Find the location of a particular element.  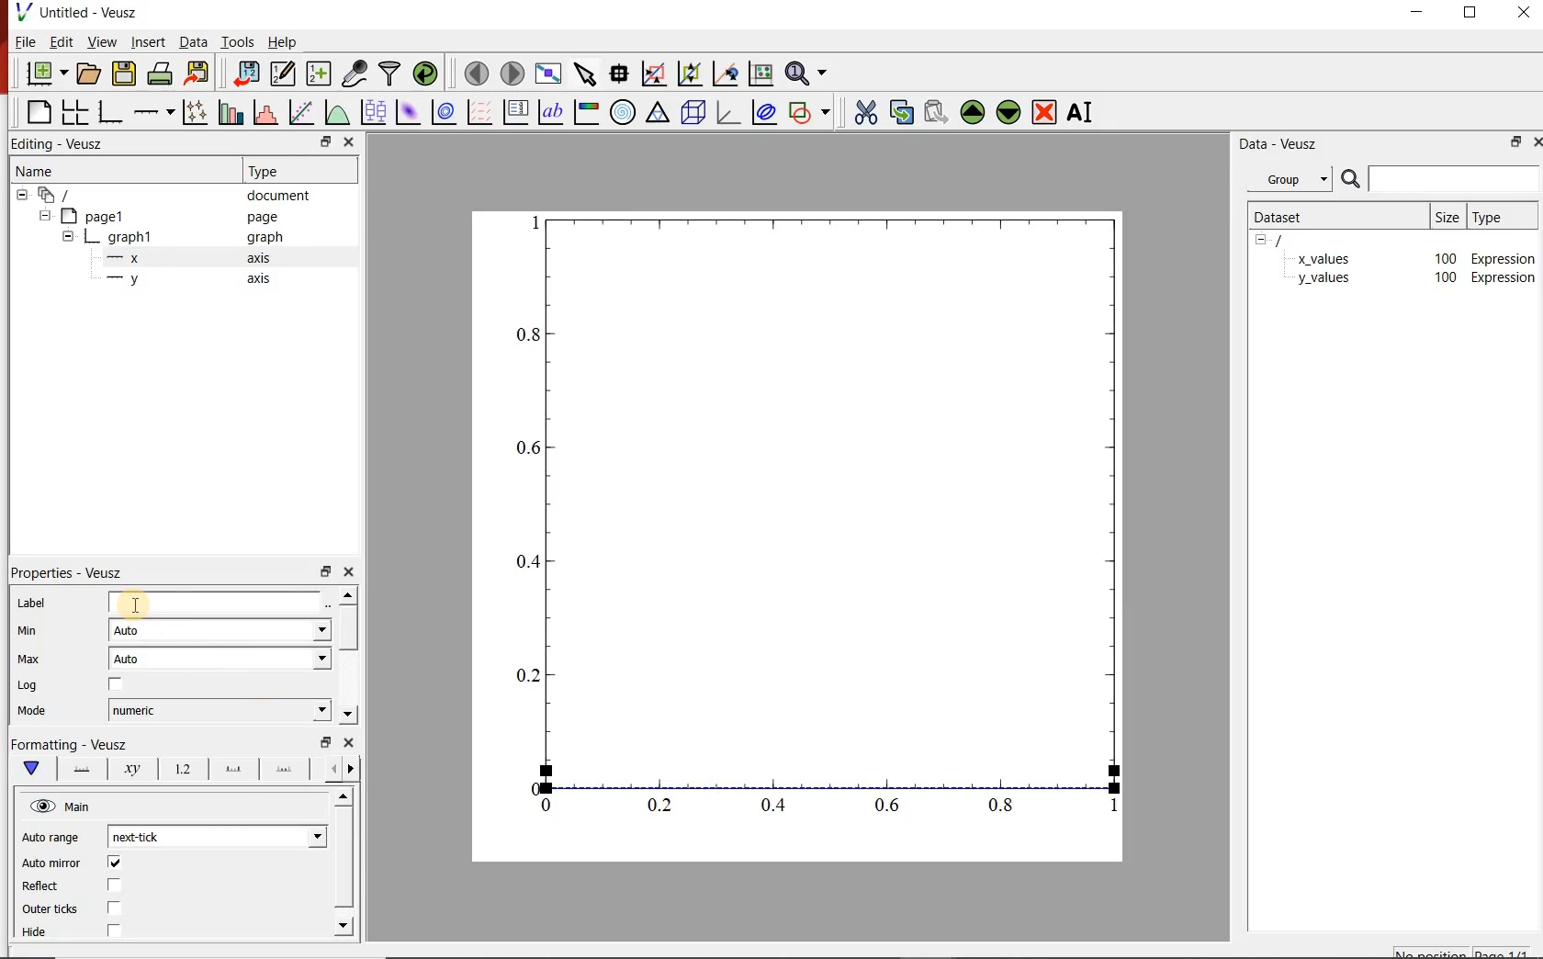

click or draw a rectangle to zoom on graph axes is located at coordinates (654, 73).